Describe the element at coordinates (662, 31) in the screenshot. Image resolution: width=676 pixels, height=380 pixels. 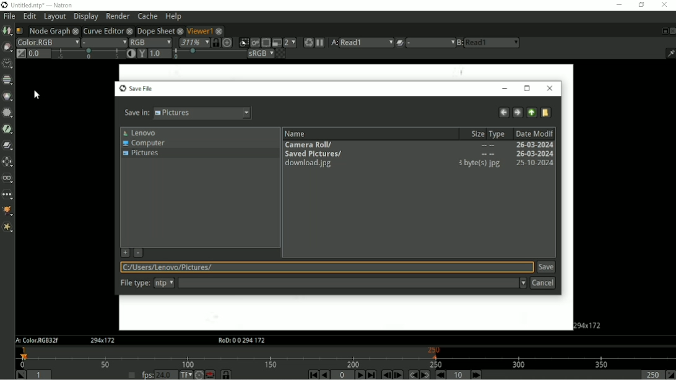
I see `Float pane` at that location.